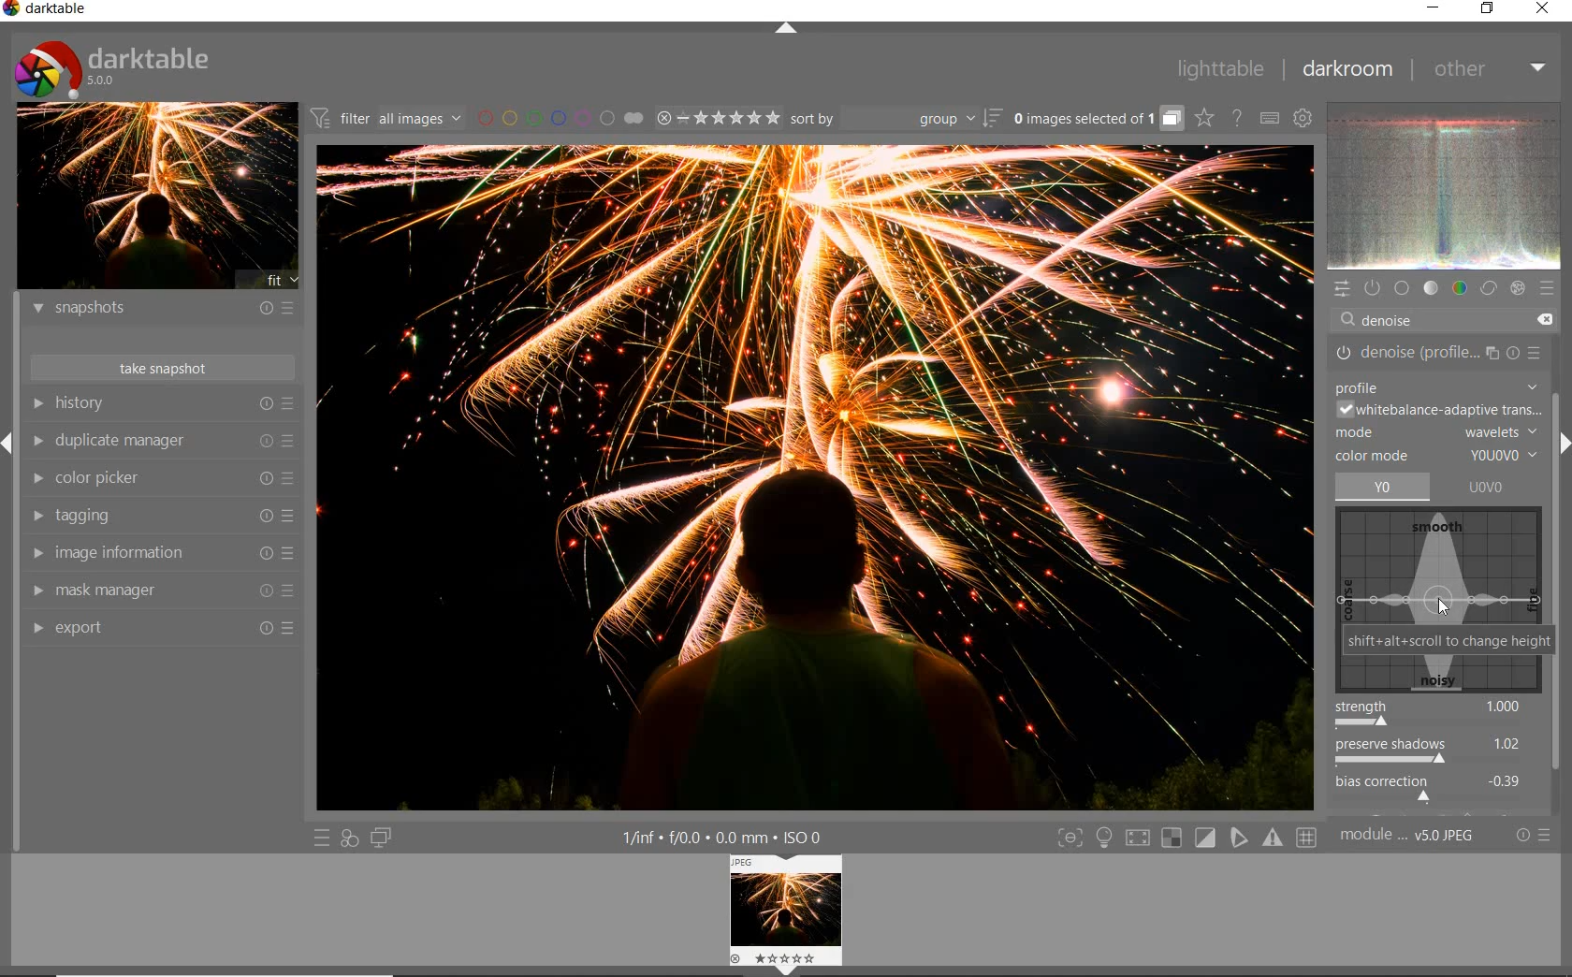 The width and height of the screenshot is (1572, 977). I want to click on quick access panel, so click(1343, 287).